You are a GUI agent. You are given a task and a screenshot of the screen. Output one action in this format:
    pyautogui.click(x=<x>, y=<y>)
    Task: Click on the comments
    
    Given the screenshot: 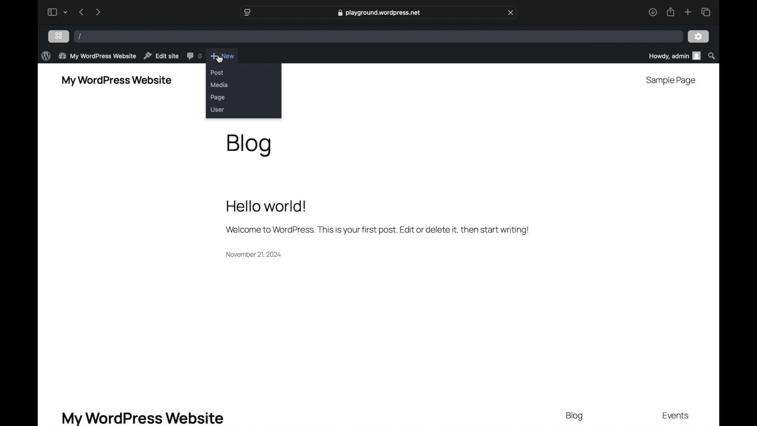 What is the action you would take?
    pyautogui.click(x=194, y=56)
    